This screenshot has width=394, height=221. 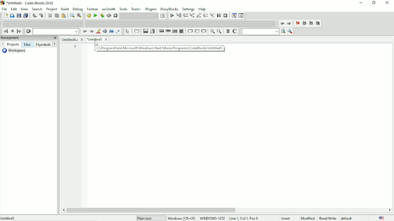 I want to click on Selection, so click(x=153, y=31).